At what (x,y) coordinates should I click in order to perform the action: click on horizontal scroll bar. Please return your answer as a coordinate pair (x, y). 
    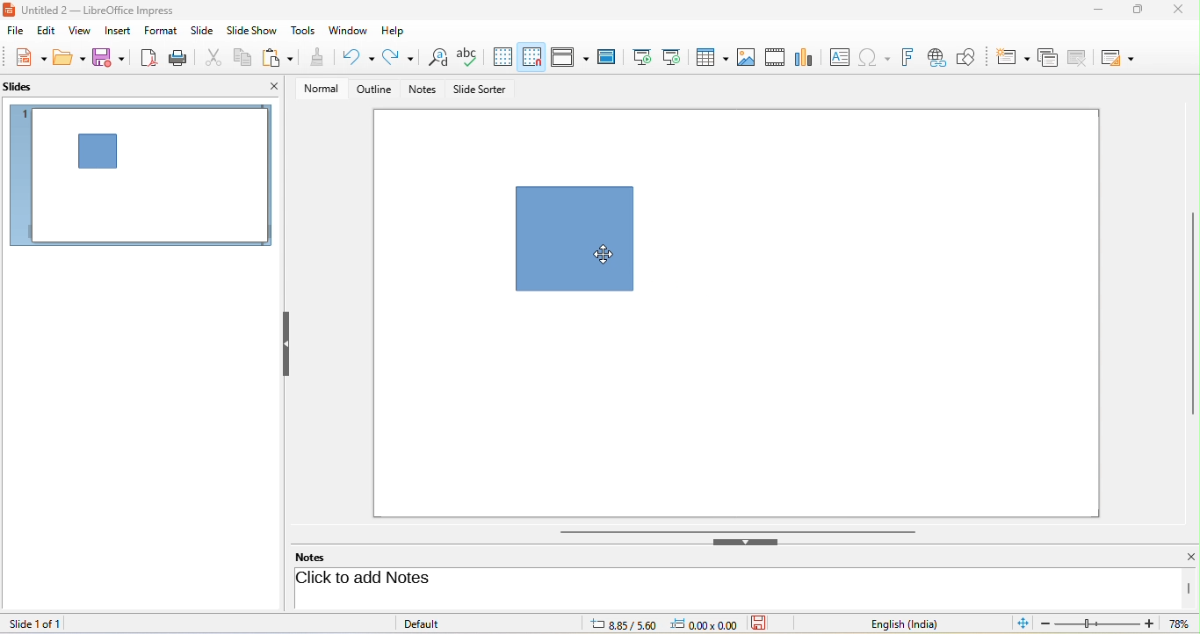
    Looking at the image, I should click on (737, 530).